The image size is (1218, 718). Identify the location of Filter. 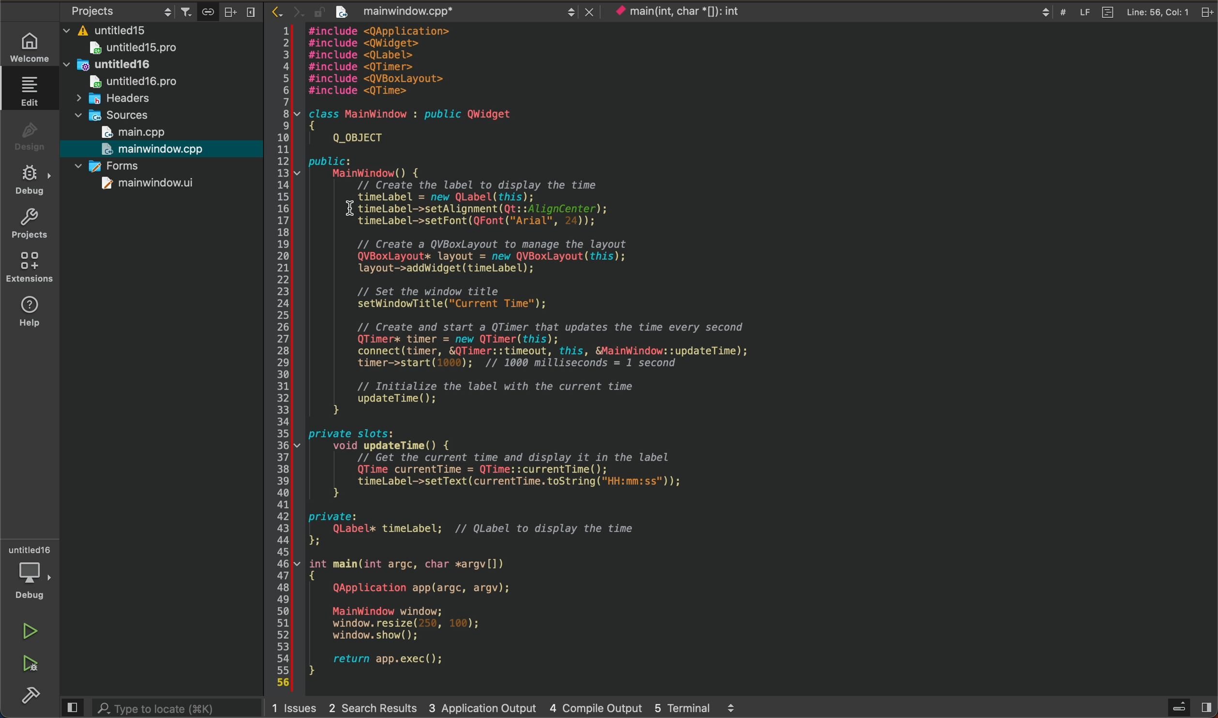
(186, 9).